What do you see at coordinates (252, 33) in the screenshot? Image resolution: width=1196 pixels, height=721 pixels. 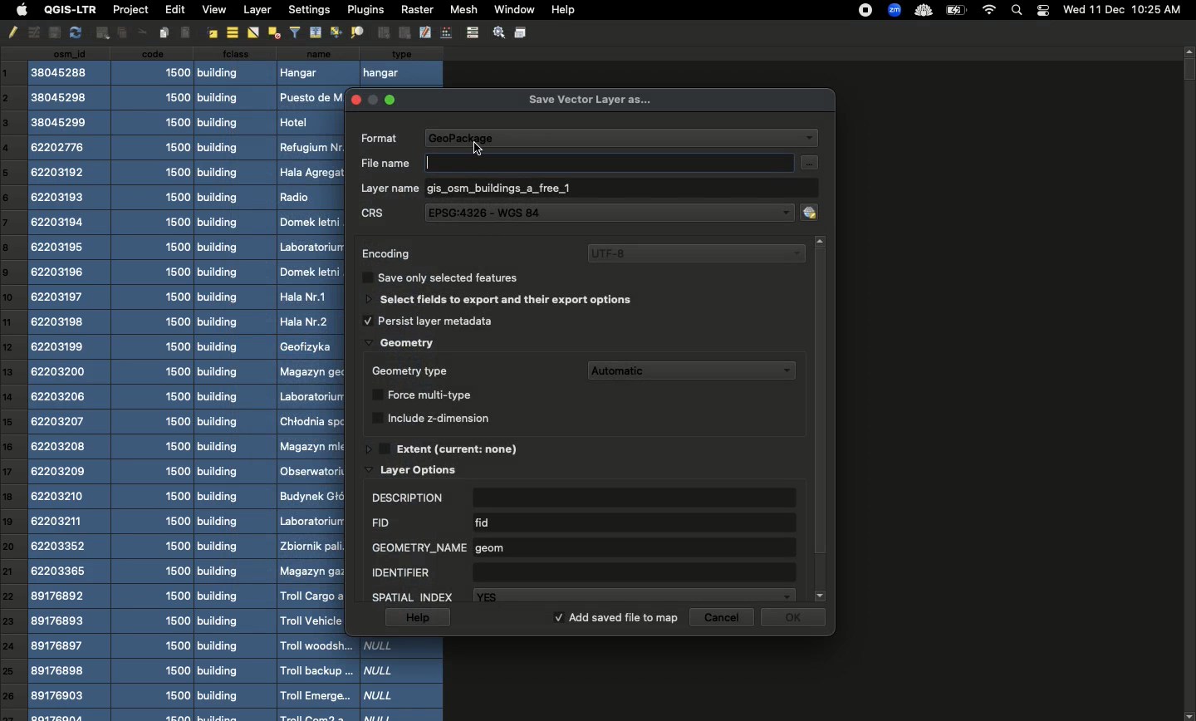 I see `Flip Horizontally` at bounding box center [252, 33].